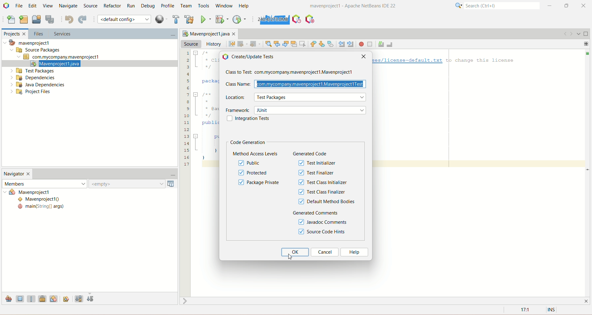 The image size is (592, 315). What do you see at coordinates (14, 35) in the screenshot?
I see `projects` at bounding box center [14, 35].